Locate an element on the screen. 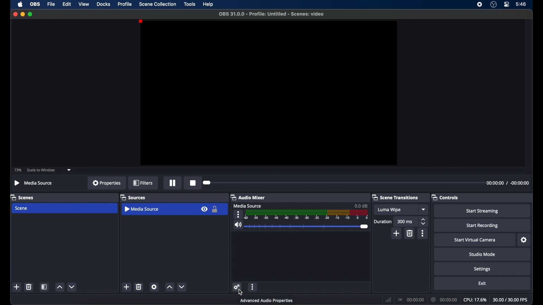 Image resolution: width=543 pixels, height=305 pixels. scene is located at coordinates (22, 208).